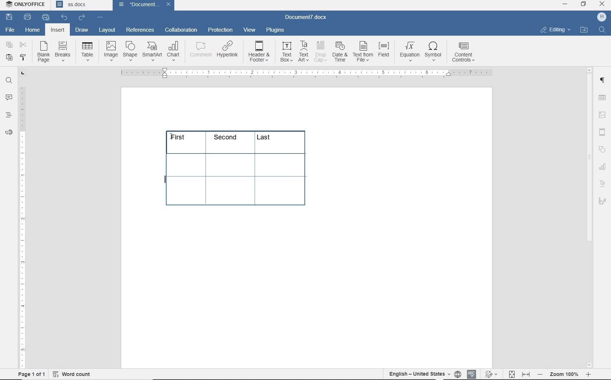 This screenshot has width=611, height=380. I want to click on text art, so click(304, 51).